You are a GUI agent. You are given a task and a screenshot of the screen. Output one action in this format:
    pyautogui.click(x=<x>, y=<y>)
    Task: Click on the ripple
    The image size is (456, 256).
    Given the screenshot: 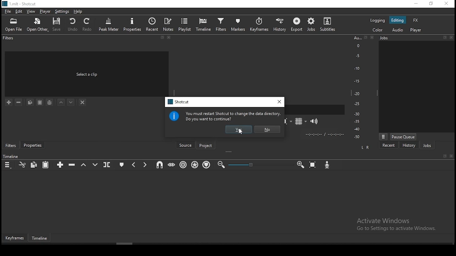 What is the action you would take?
    pyautogui.click(x=182, y=165)
    